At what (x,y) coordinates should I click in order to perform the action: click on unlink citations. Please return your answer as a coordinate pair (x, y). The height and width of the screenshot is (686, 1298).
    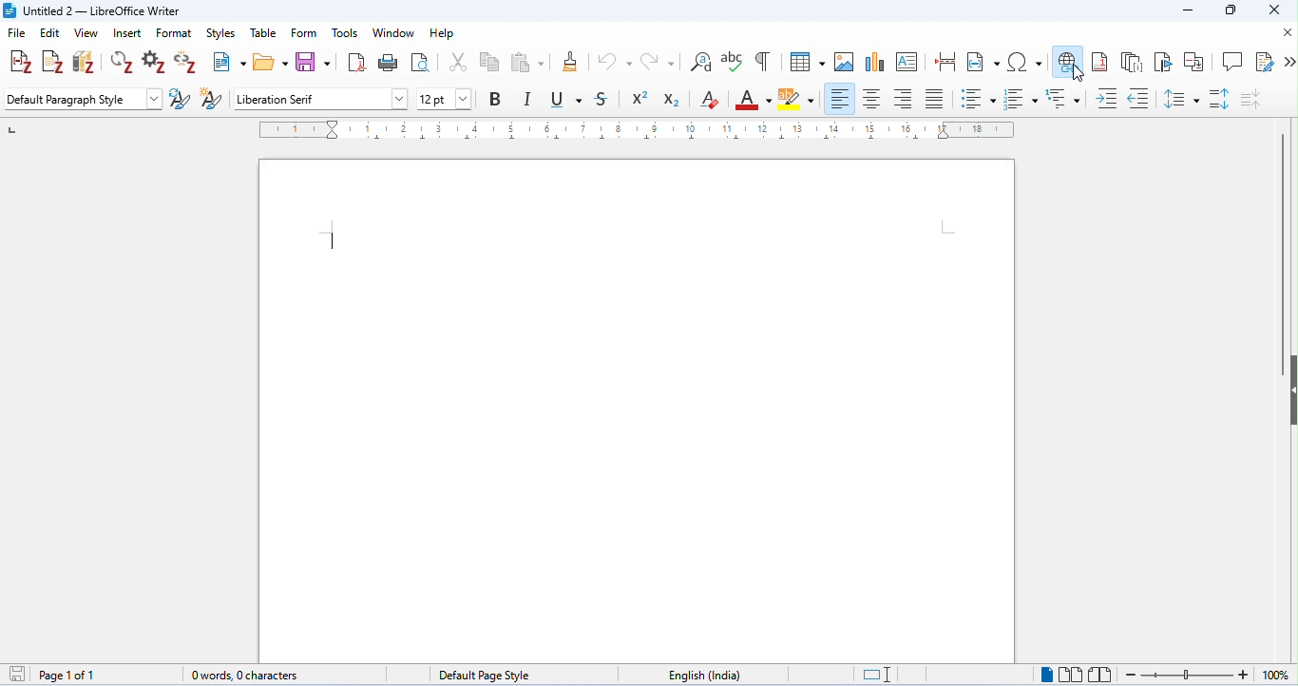
    Looking at the image, I should click on (185, 64).